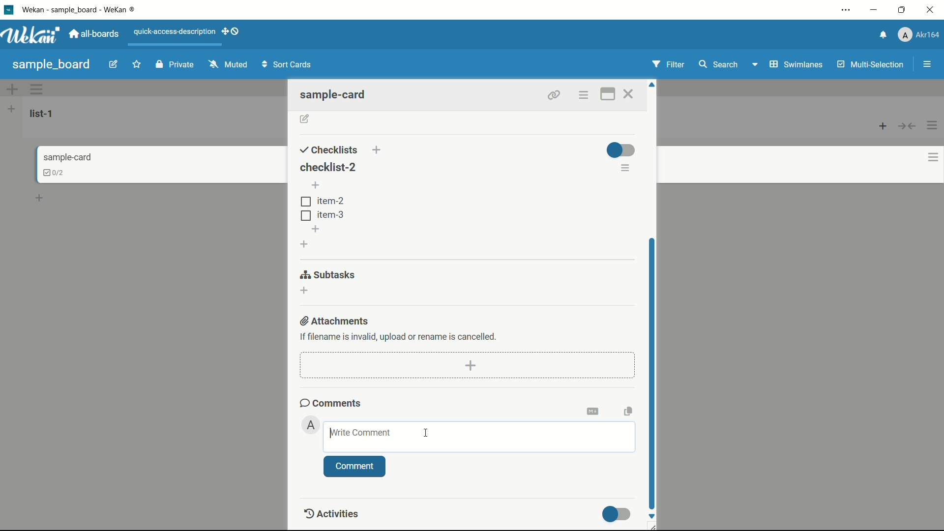  Describe the element at coordinates (669, 64) in the screenshot. I see `filter` at that location.